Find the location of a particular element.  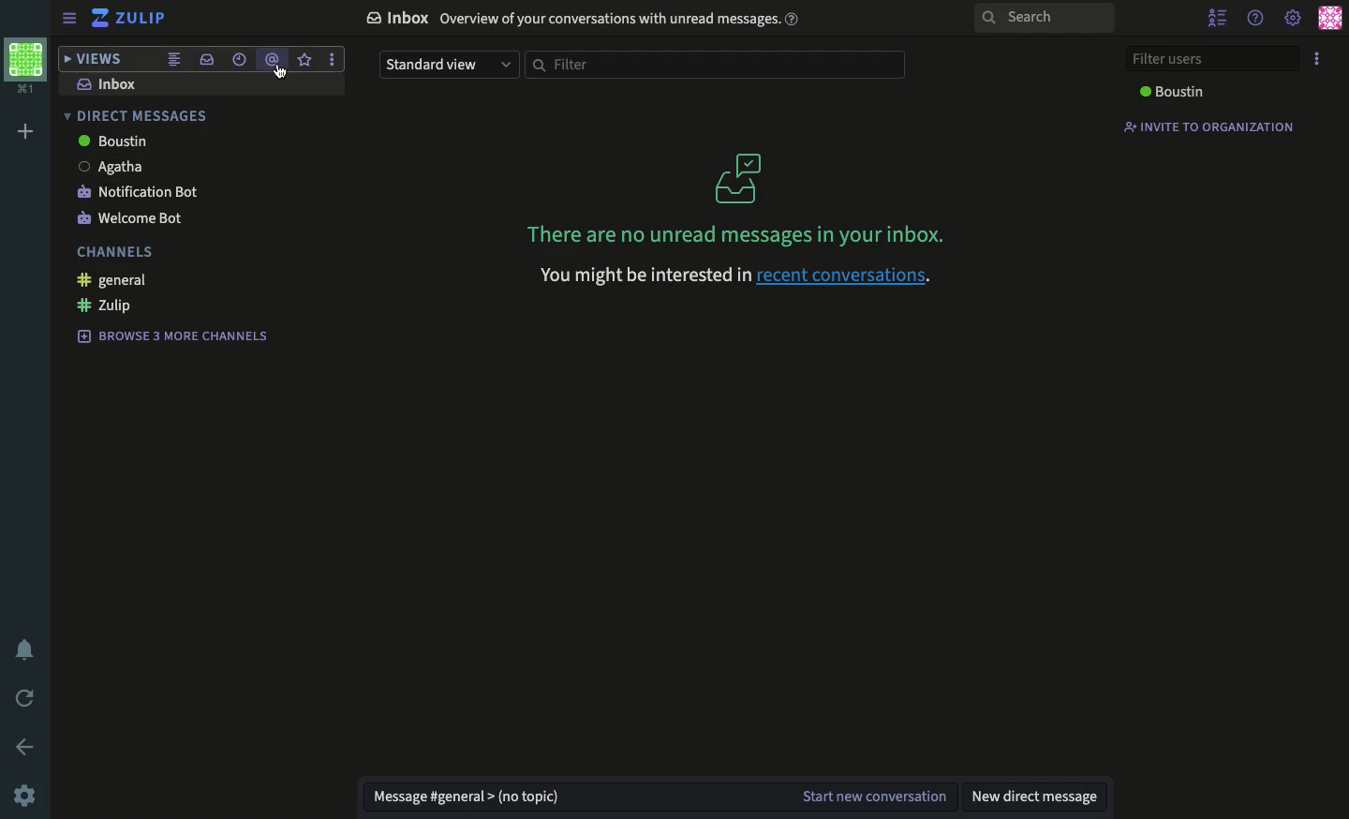

settings is located at coordinates (30, 795).